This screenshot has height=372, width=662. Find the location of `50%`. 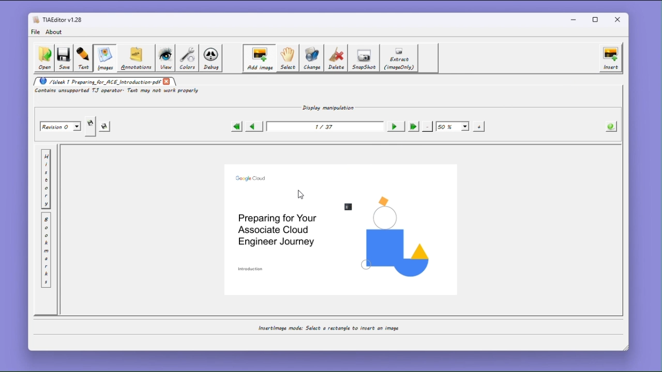

50% is located at coordinates (453, 126).